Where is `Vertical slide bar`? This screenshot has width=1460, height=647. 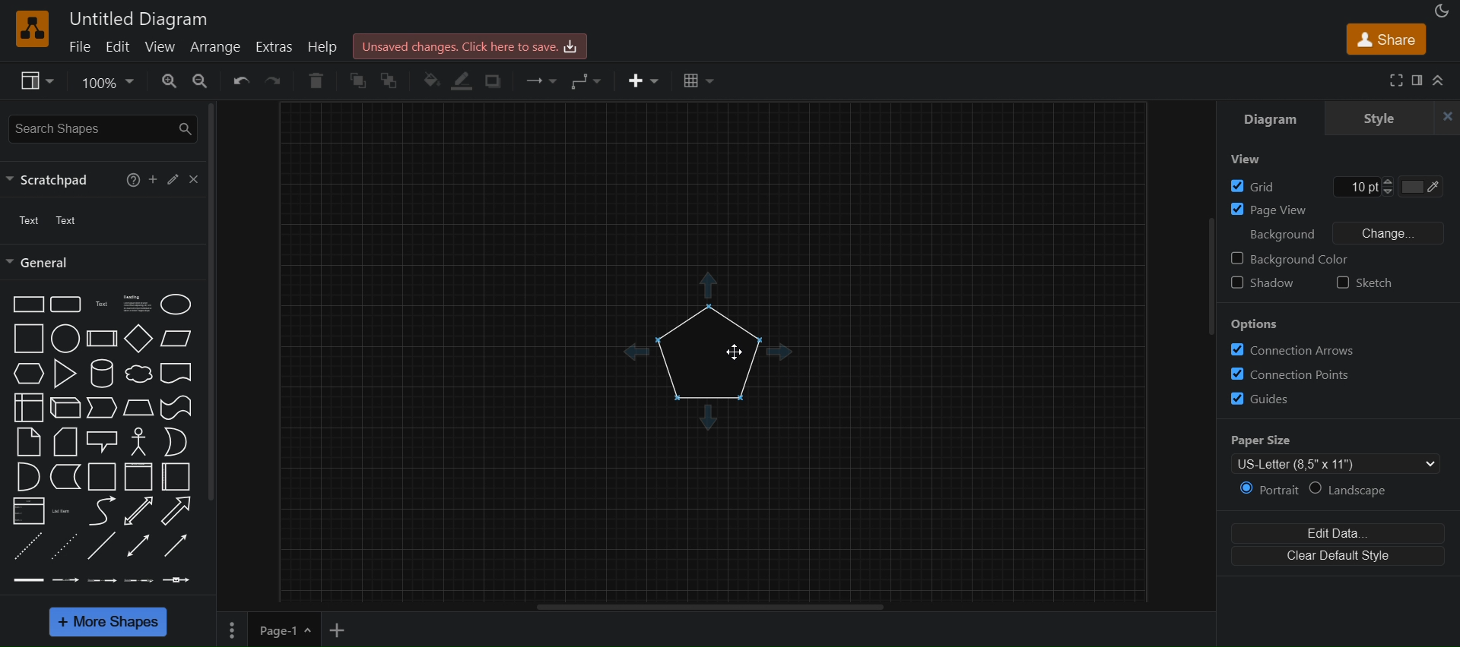
Vertical slide bar is located at coordinates (1210, 276).